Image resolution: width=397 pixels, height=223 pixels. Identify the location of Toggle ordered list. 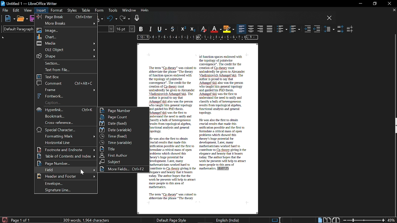
(295, 29).